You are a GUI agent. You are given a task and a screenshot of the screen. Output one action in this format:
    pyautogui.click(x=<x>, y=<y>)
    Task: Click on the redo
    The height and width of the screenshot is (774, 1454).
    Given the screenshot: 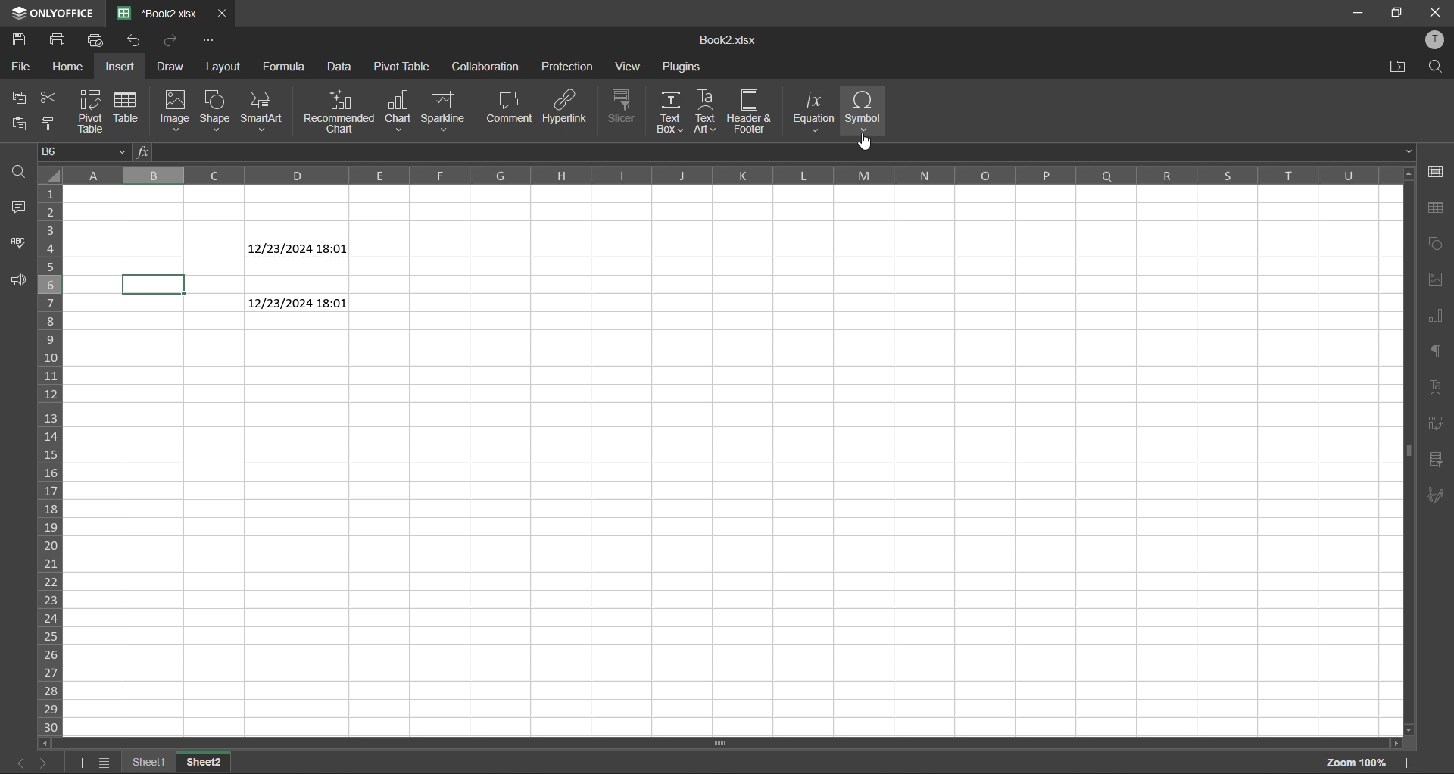 What is the action you would take?
    pyautogui.click(x=136, y=42)
    